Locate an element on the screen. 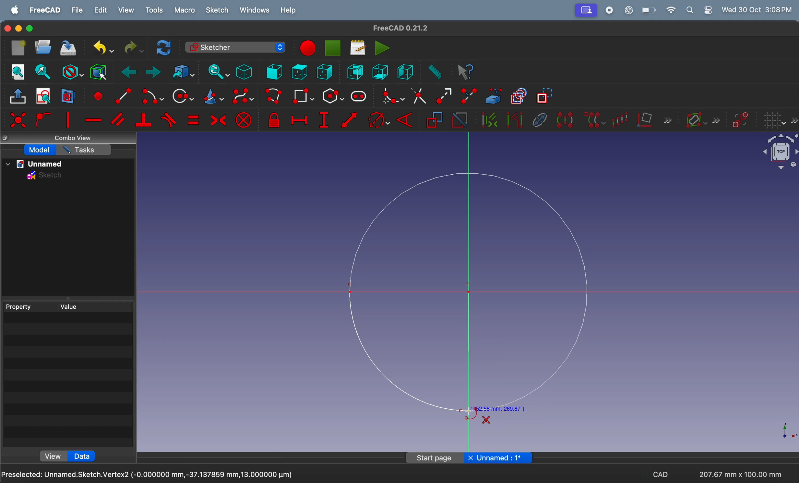 Image resolution: width=799 pixels, height=483 pixels. symmetry is located at coordinates (565, 119).